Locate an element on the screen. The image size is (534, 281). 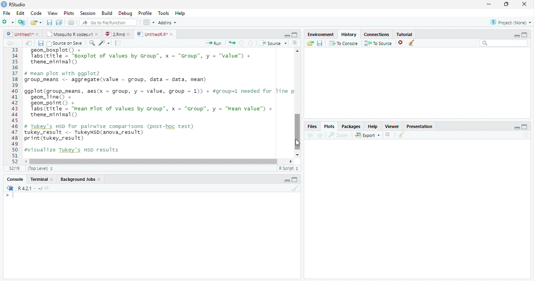
help is located at coordinates (373, 126).